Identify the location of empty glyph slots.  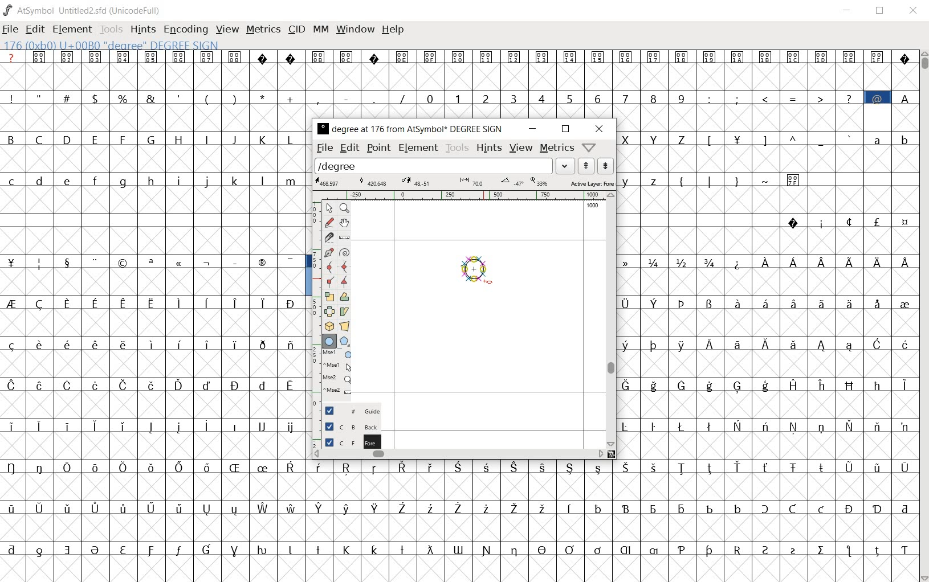
(769, 405).